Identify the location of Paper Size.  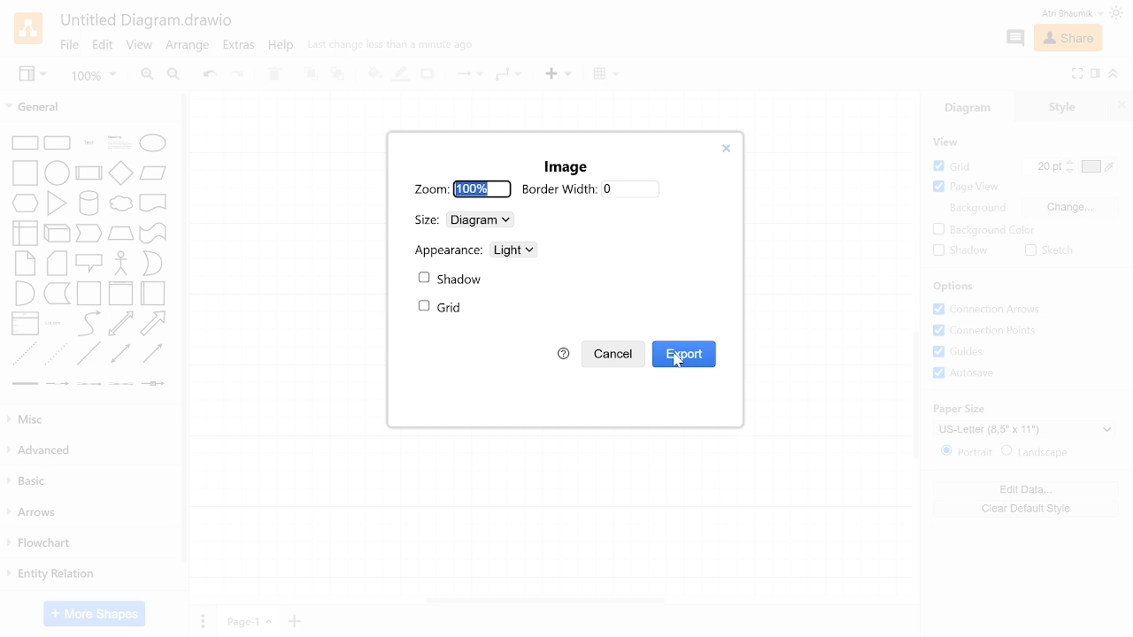
(959, 407).